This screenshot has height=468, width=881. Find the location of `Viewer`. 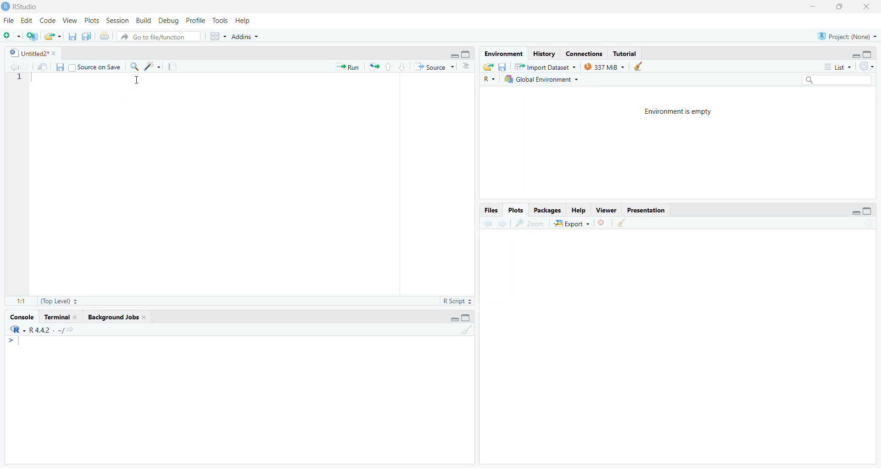

Viewer is located at coordinates (606, 210).